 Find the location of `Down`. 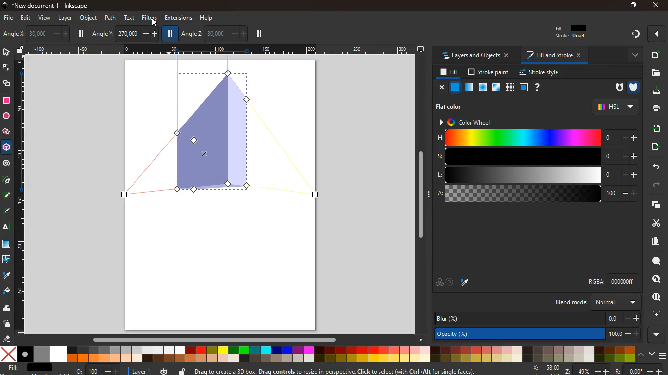

Down is located at coordinates (421, 339).